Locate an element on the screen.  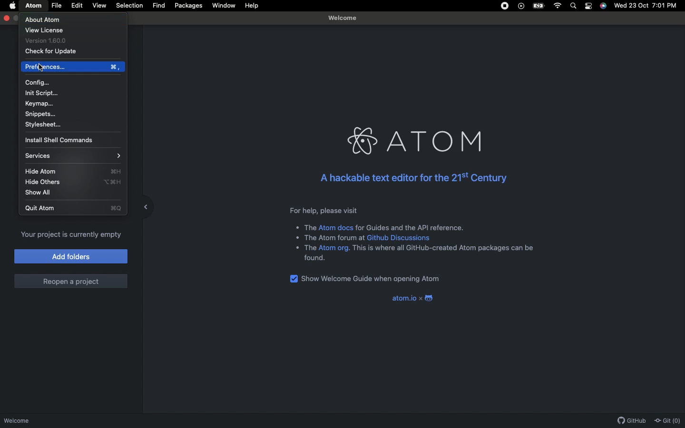
File is located at coordinates (57, 5).